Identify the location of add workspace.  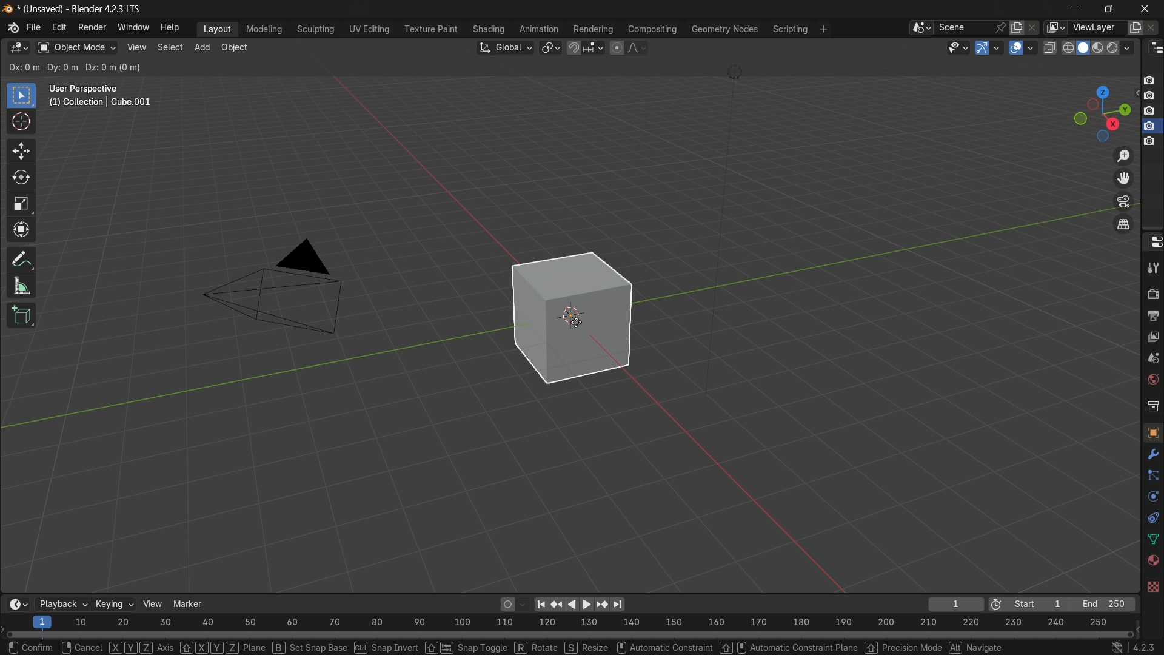
(821, 29).